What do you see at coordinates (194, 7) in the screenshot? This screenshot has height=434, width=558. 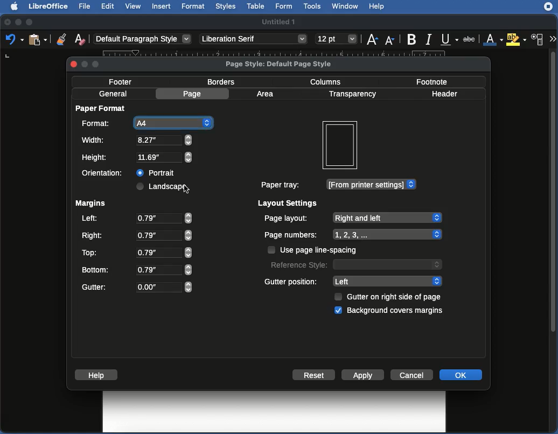 I see `Format` at bounding box center [194, 7].